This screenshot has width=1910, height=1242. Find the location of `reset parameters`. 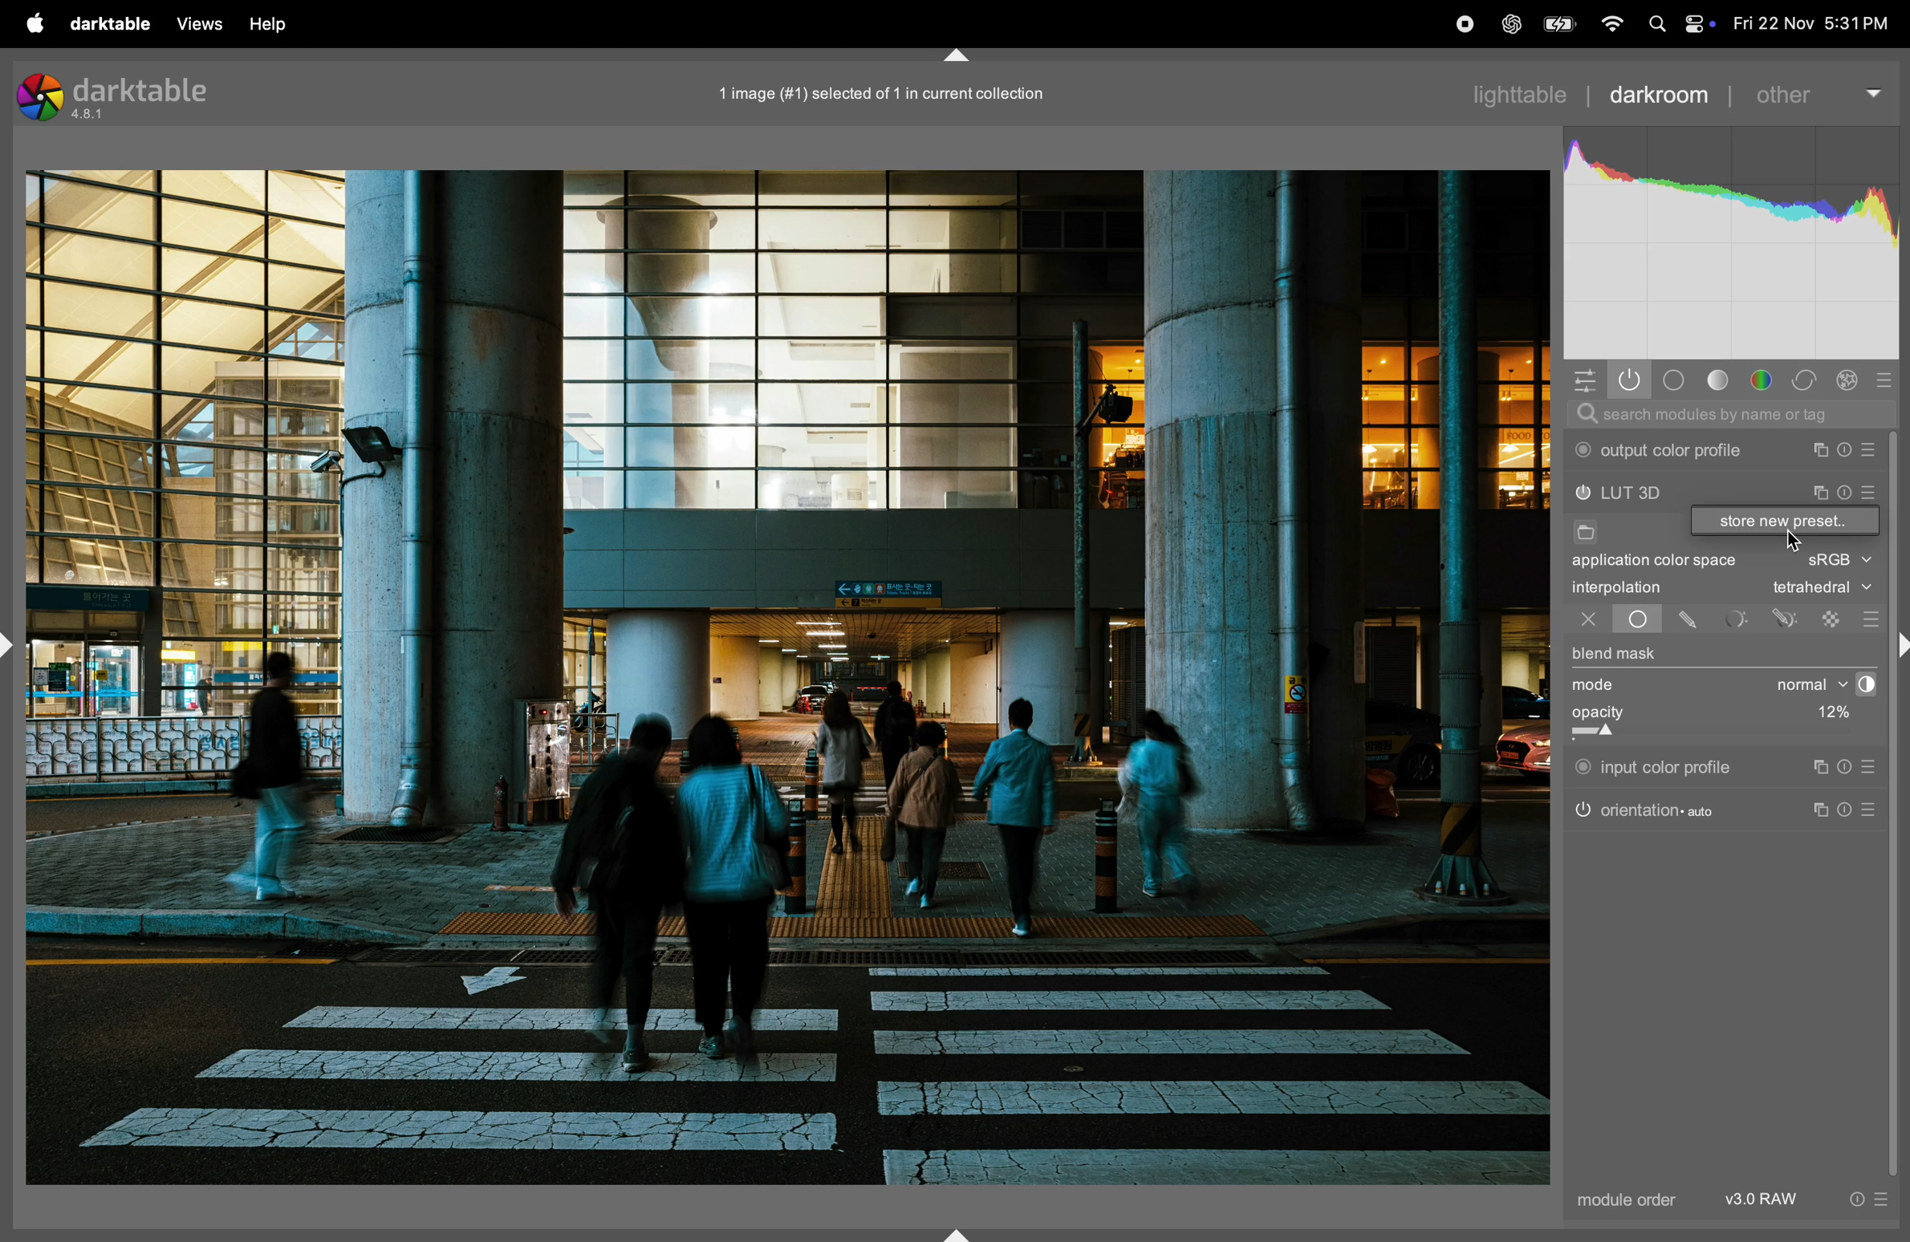

reset parameters is located at coordinates (1850, 767).